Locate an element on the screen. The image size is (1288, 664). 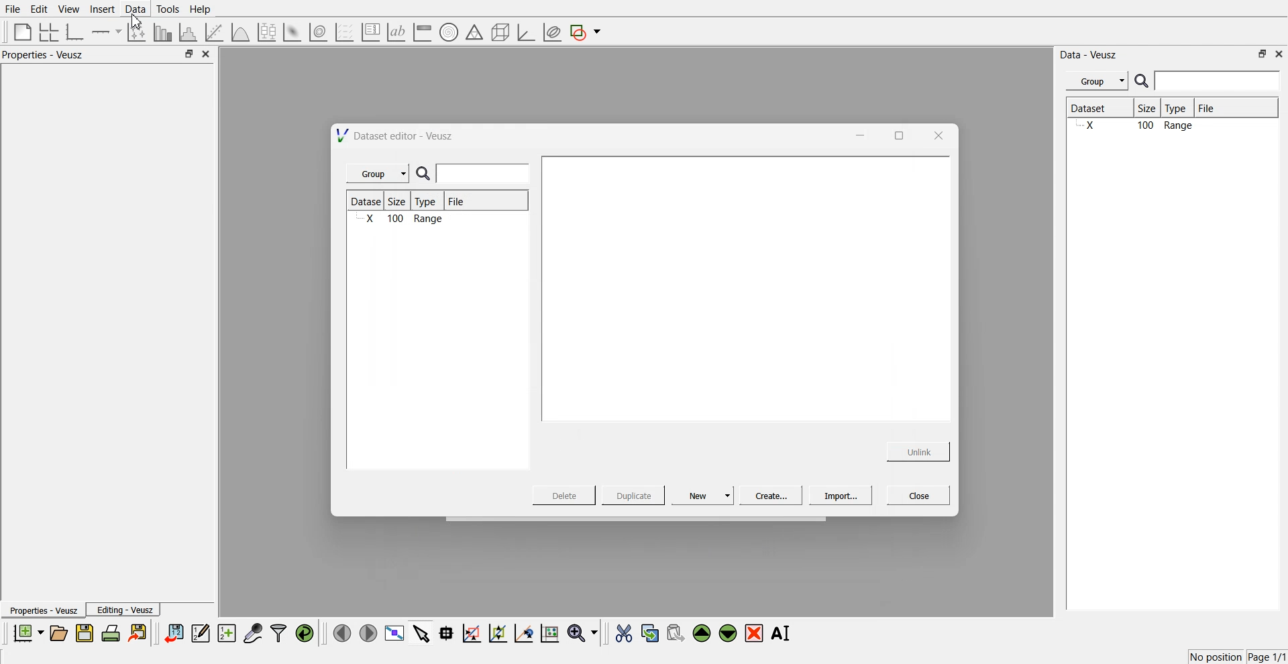
import data sets is located at coordinates (173, 633).